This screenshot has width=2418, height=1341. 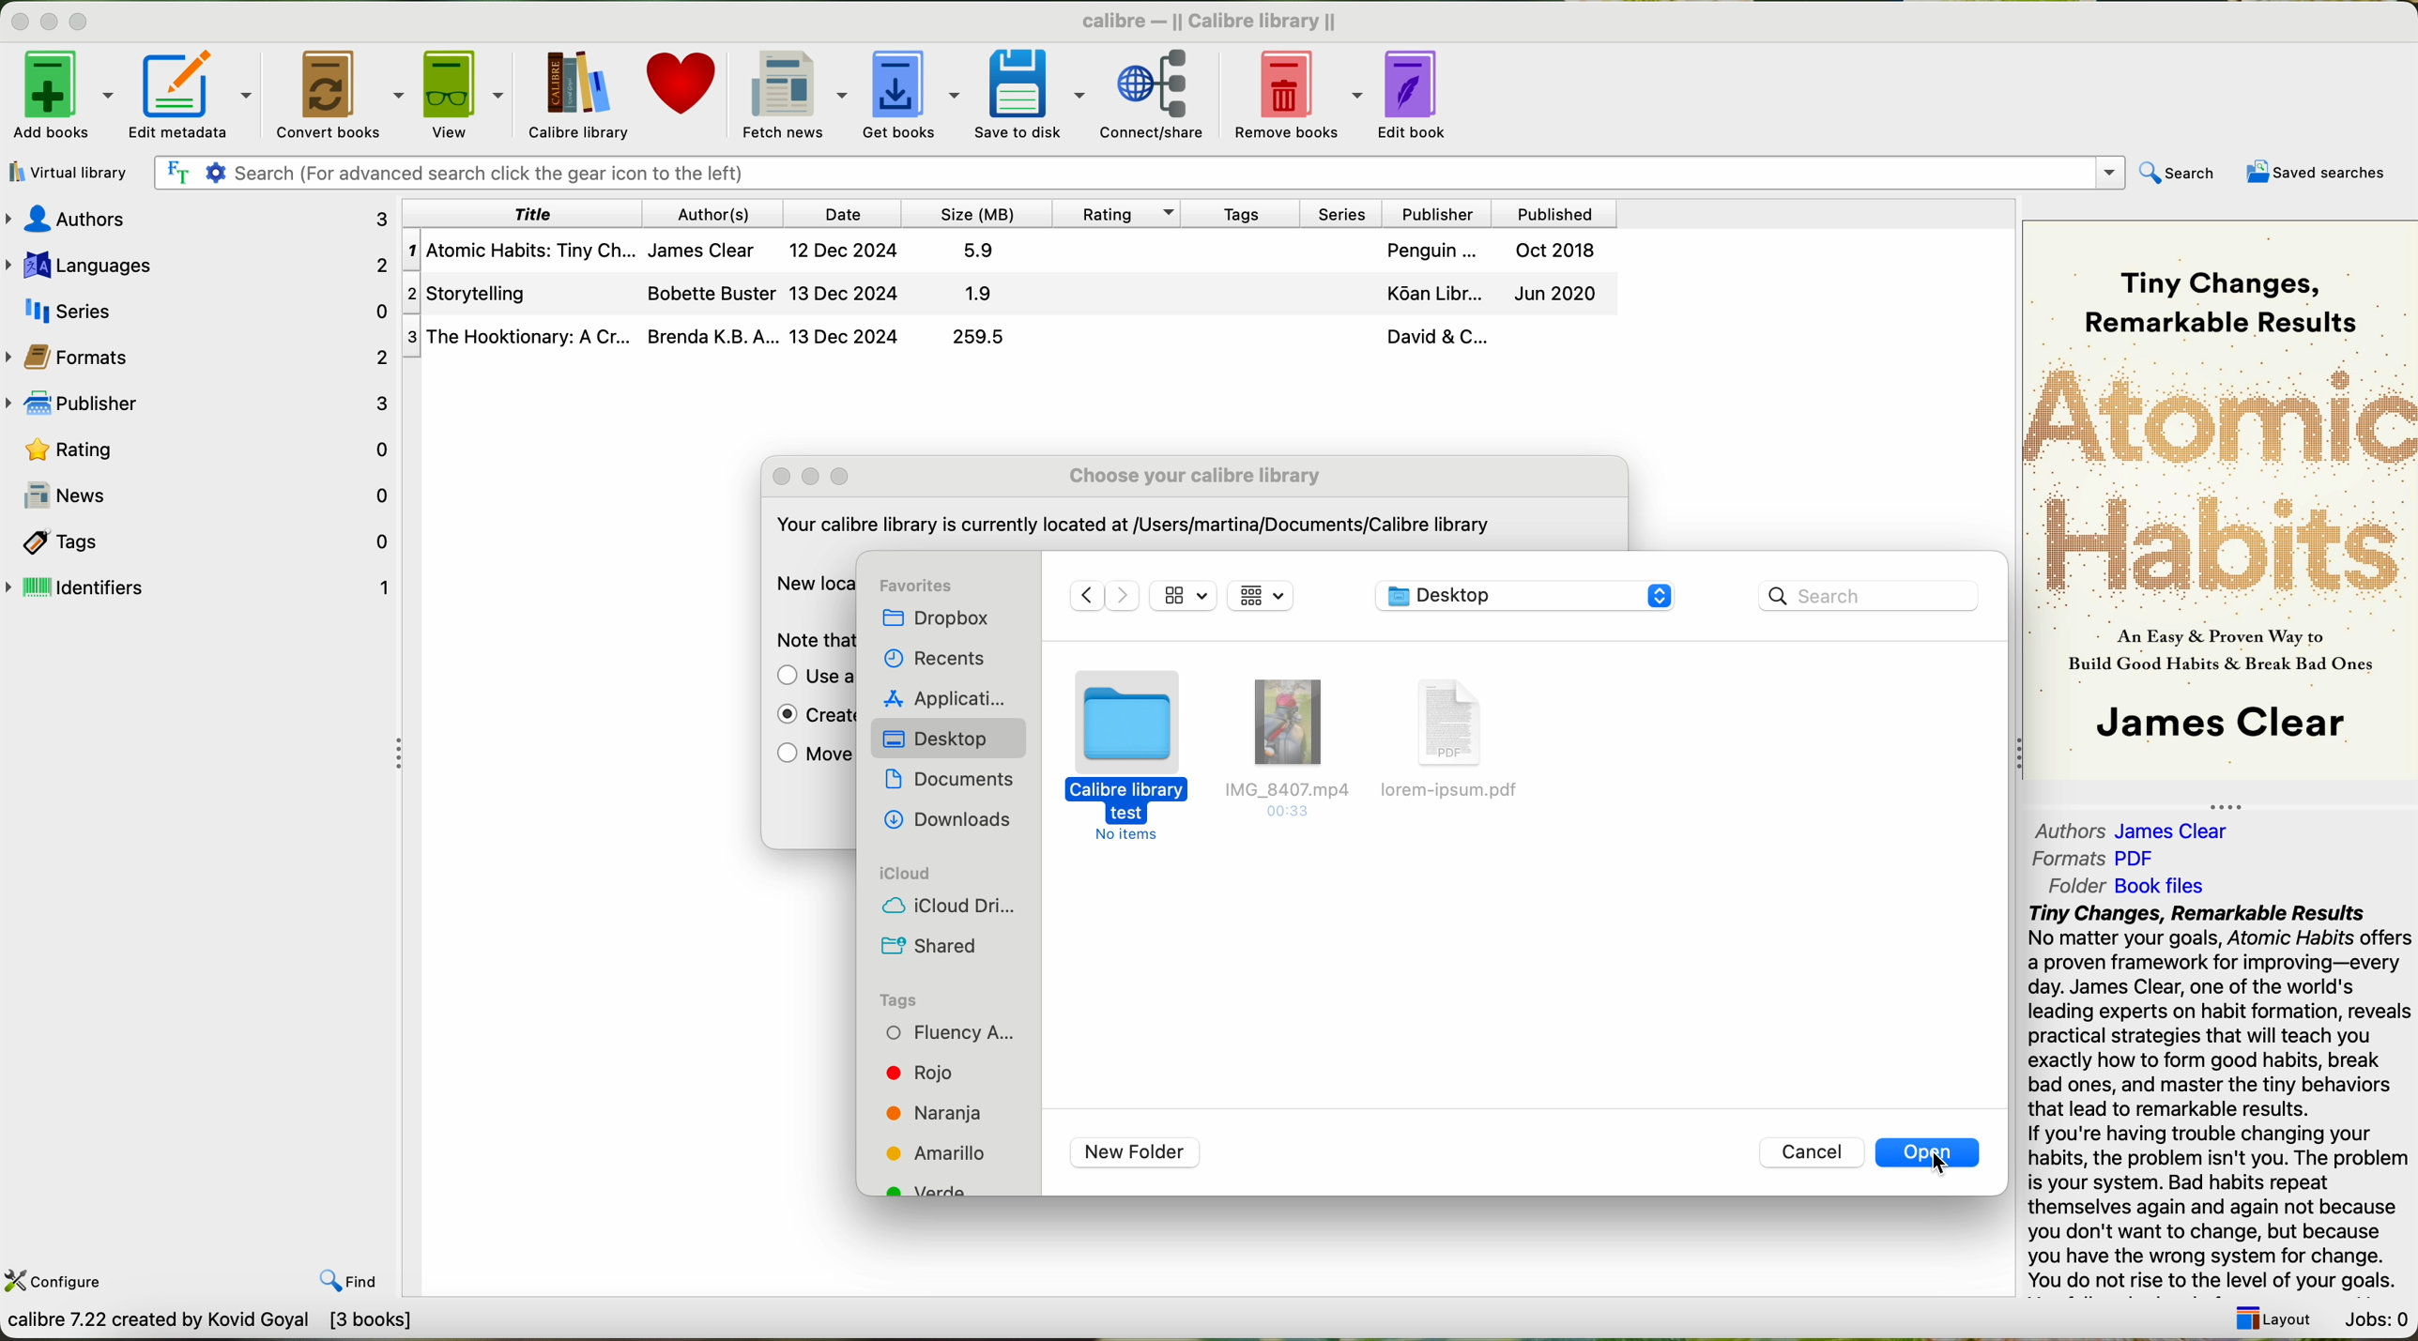 What do you see at coordinates (53, 23) in the screenshot?
I see `minimize program` at bounding box center [53, 23].